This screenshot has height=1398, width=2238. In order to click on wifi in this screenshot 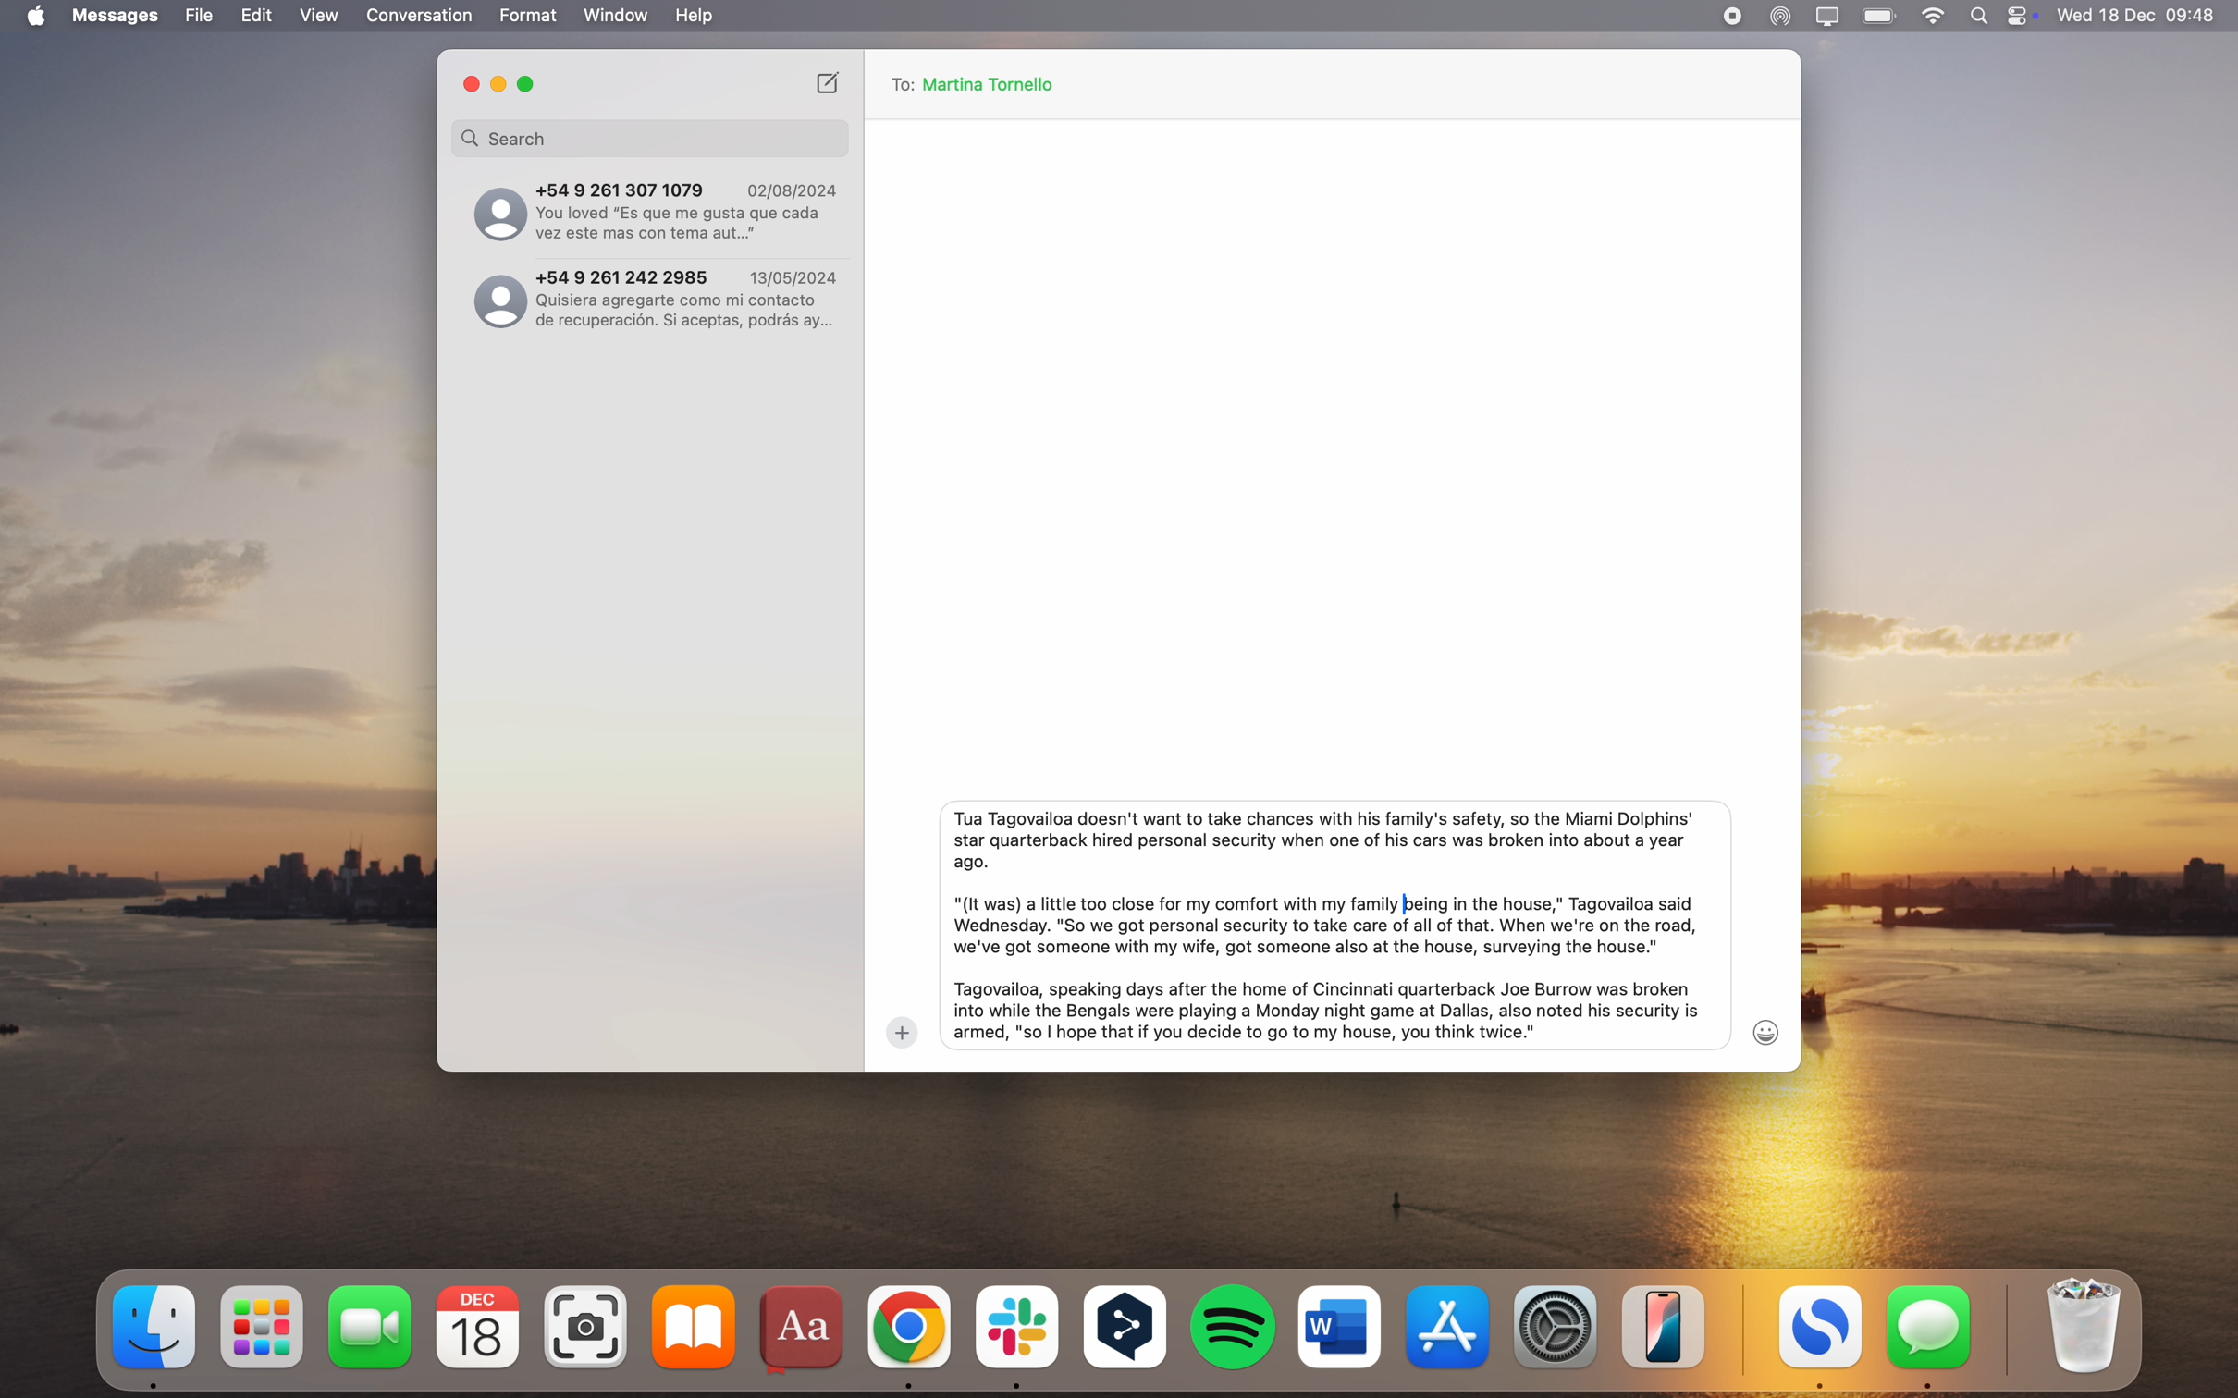, I will do `click(1935, 17)`.